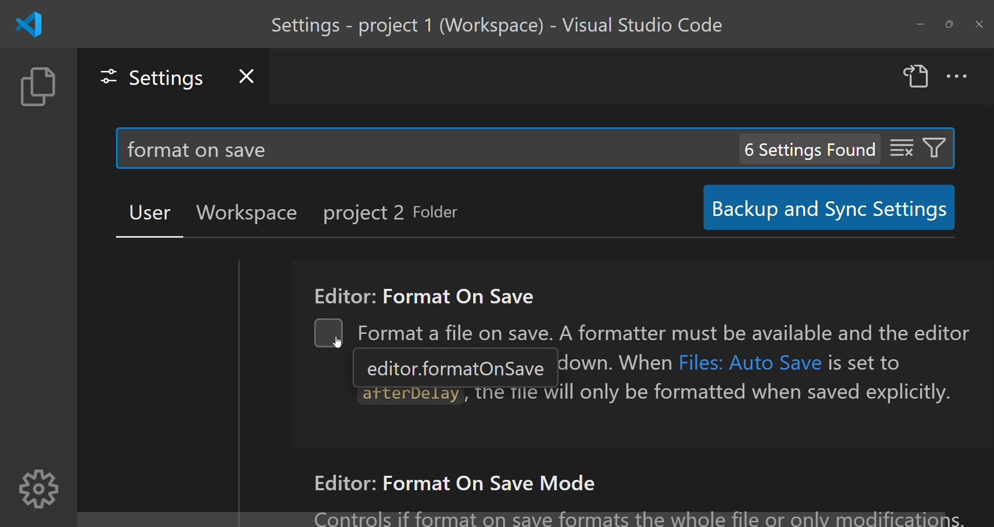 The image size is (994, 527). Describe the element at coordinates (915, 25) in the screenshot. I see `minimize` at that location.